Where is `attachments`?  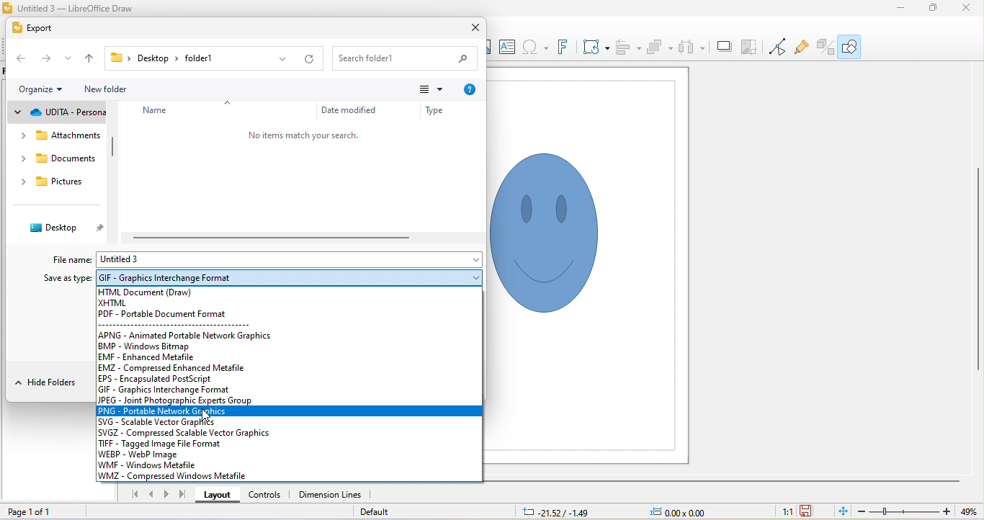 attachments is located at coordinates (69, 135).